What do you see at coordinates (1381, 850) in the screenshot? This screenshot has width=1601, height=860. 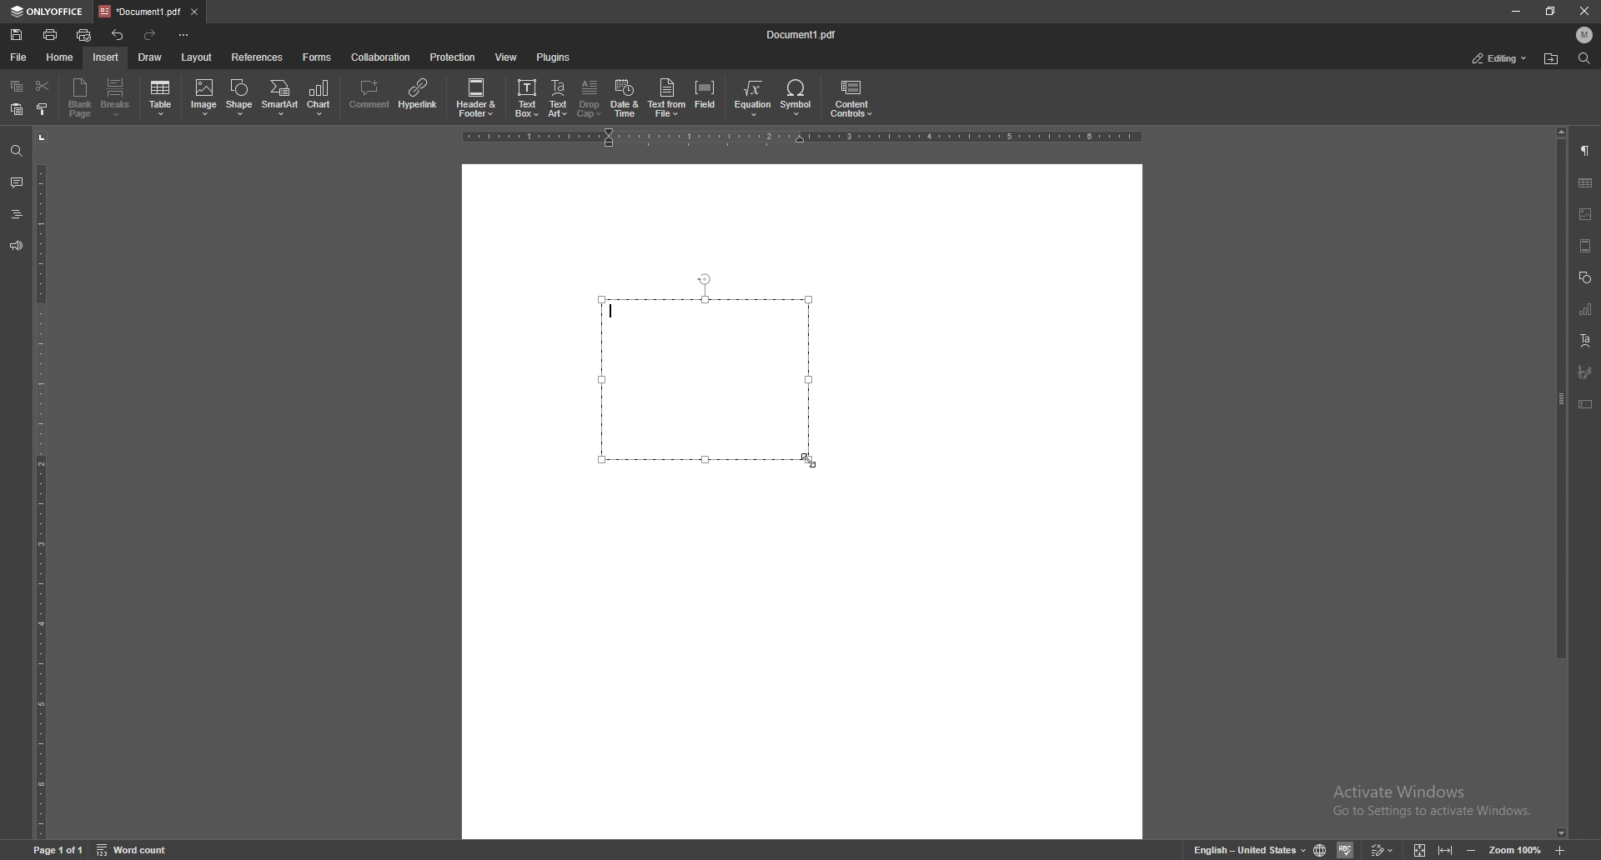 I see `track changes` at bounding box center [1381, 850].